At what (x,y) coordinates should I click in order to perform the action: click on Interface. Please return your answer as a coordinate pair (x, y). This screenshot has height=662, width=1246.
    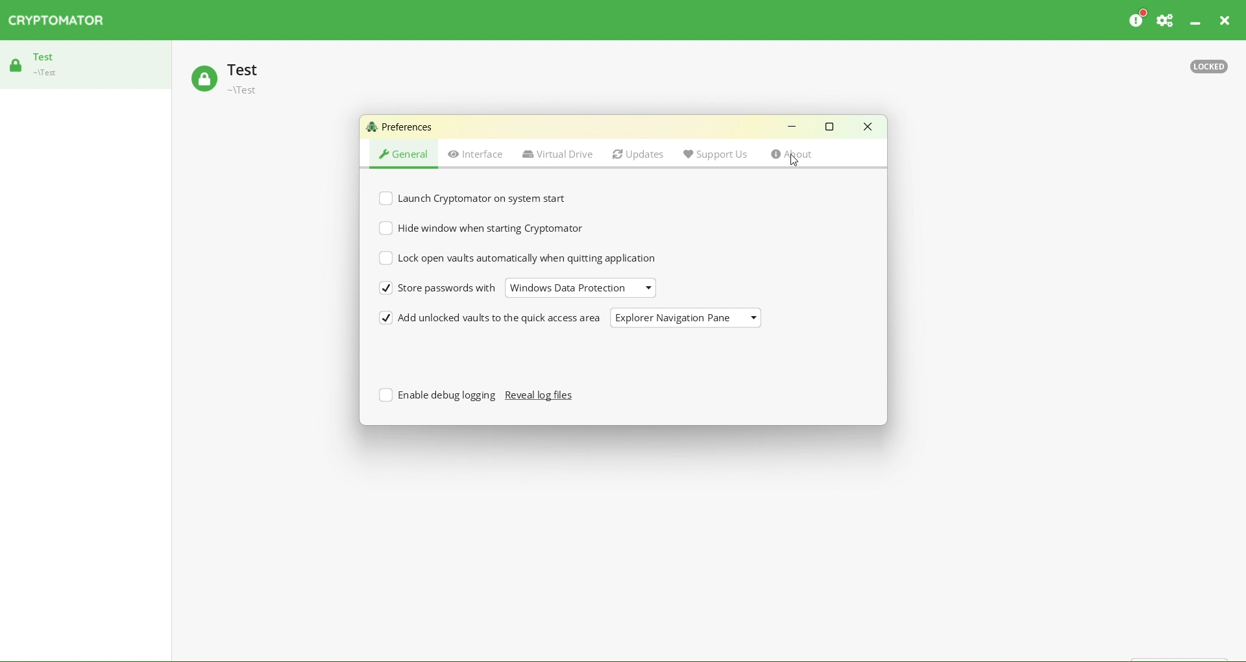
    Looking at the image, I should click on (475, 156).